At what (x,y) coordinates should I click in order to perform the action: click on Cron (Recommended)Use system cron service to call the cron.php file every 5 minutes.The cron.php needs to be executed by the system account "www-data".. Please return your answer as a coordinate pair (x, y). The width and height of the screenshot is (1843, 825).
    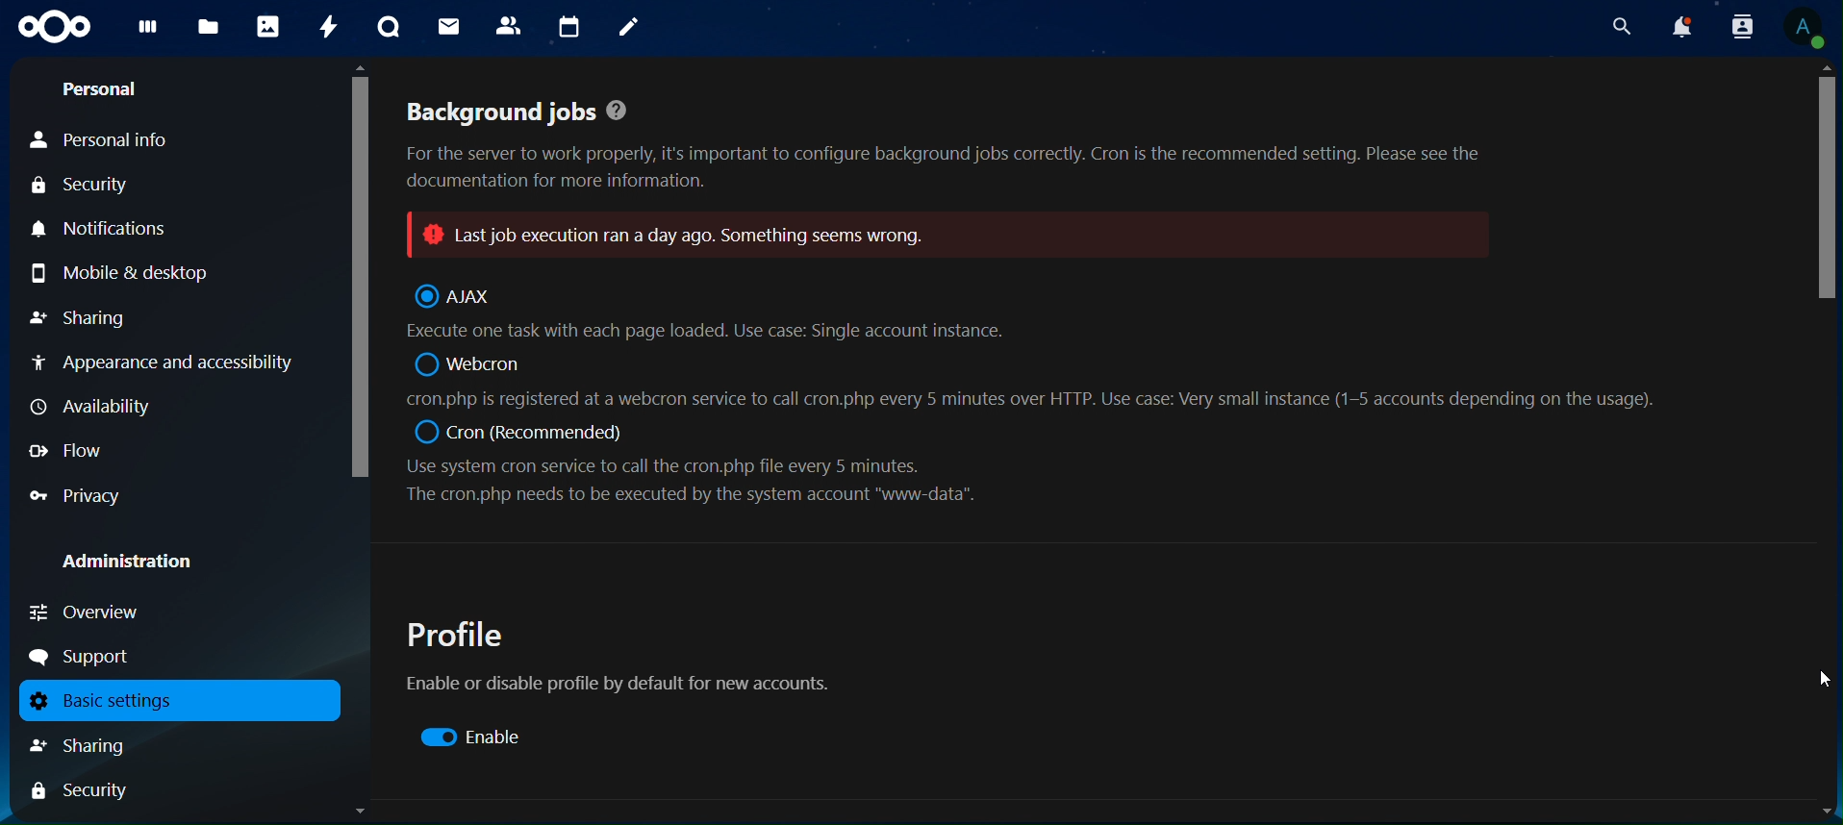
    Looking at the image, I should click on (700, 464).